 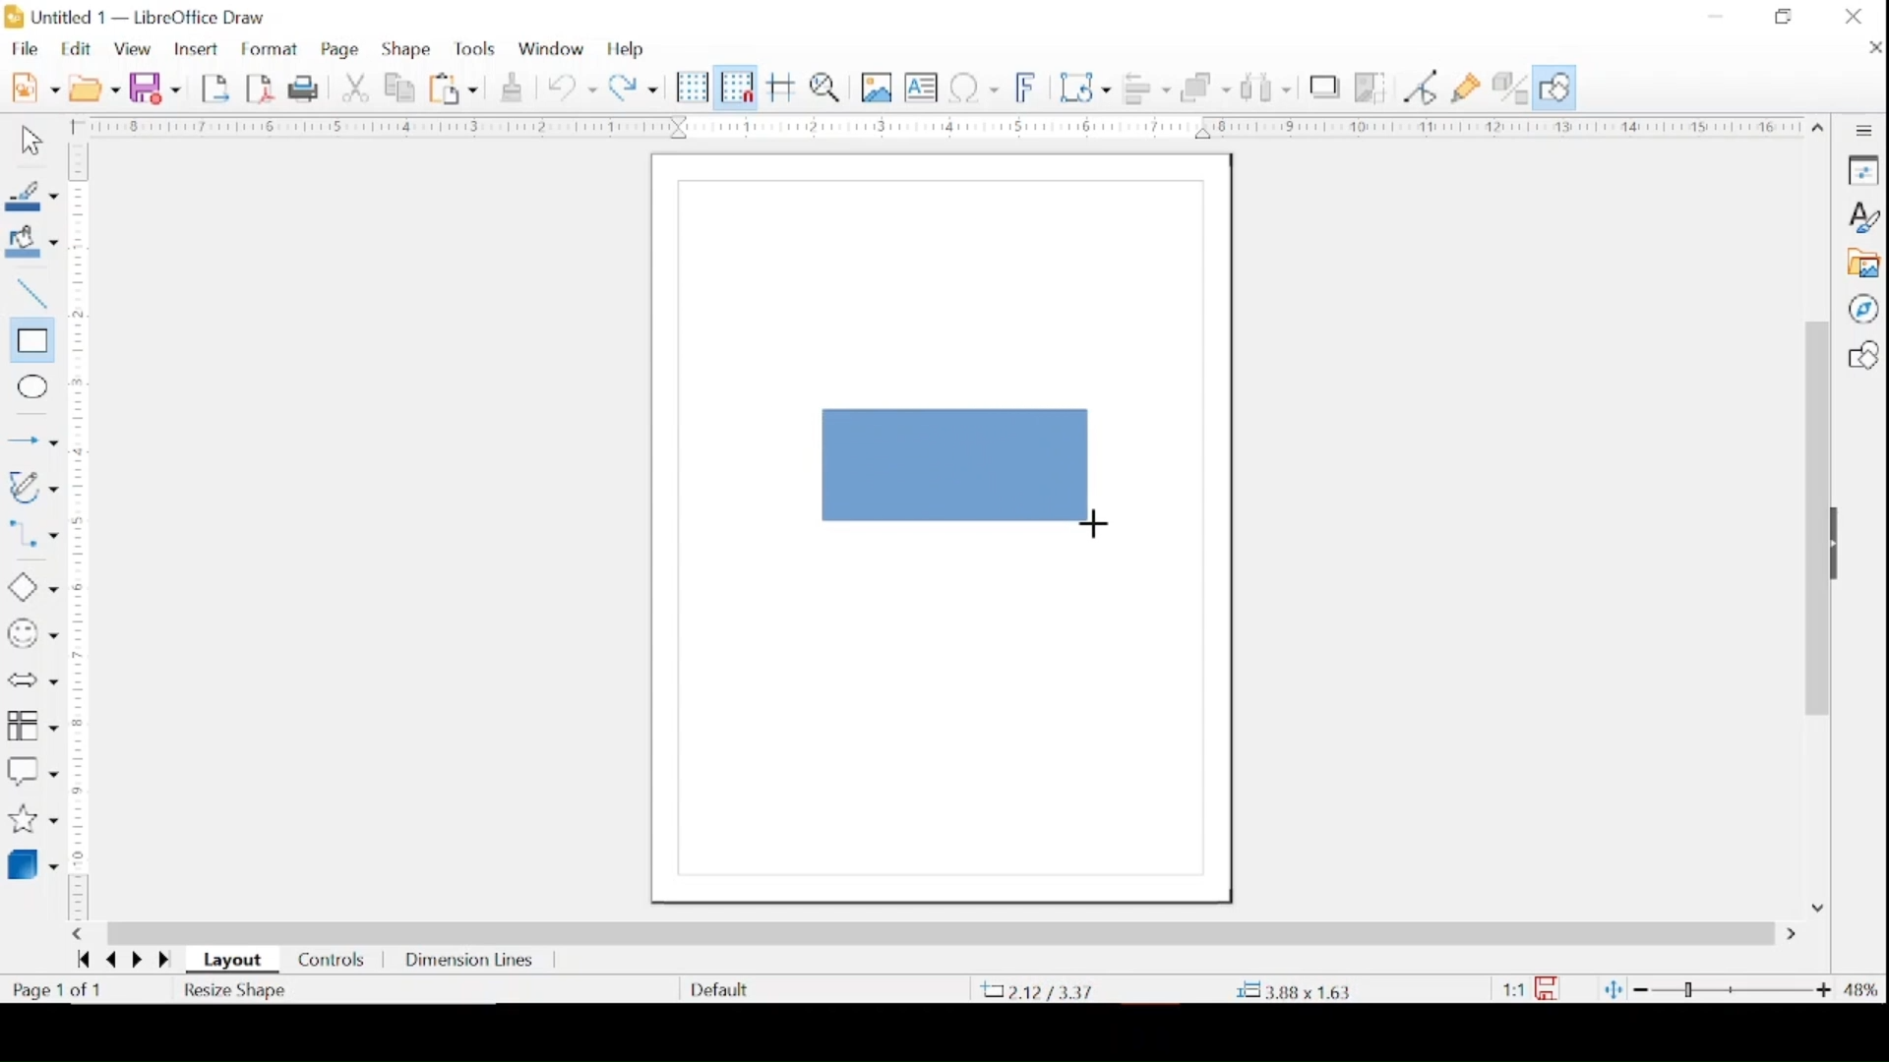 What do you see at coordinates (261, 88) in the screenshot?
I see `export directly as pdf` at bounding box center [261, 88].